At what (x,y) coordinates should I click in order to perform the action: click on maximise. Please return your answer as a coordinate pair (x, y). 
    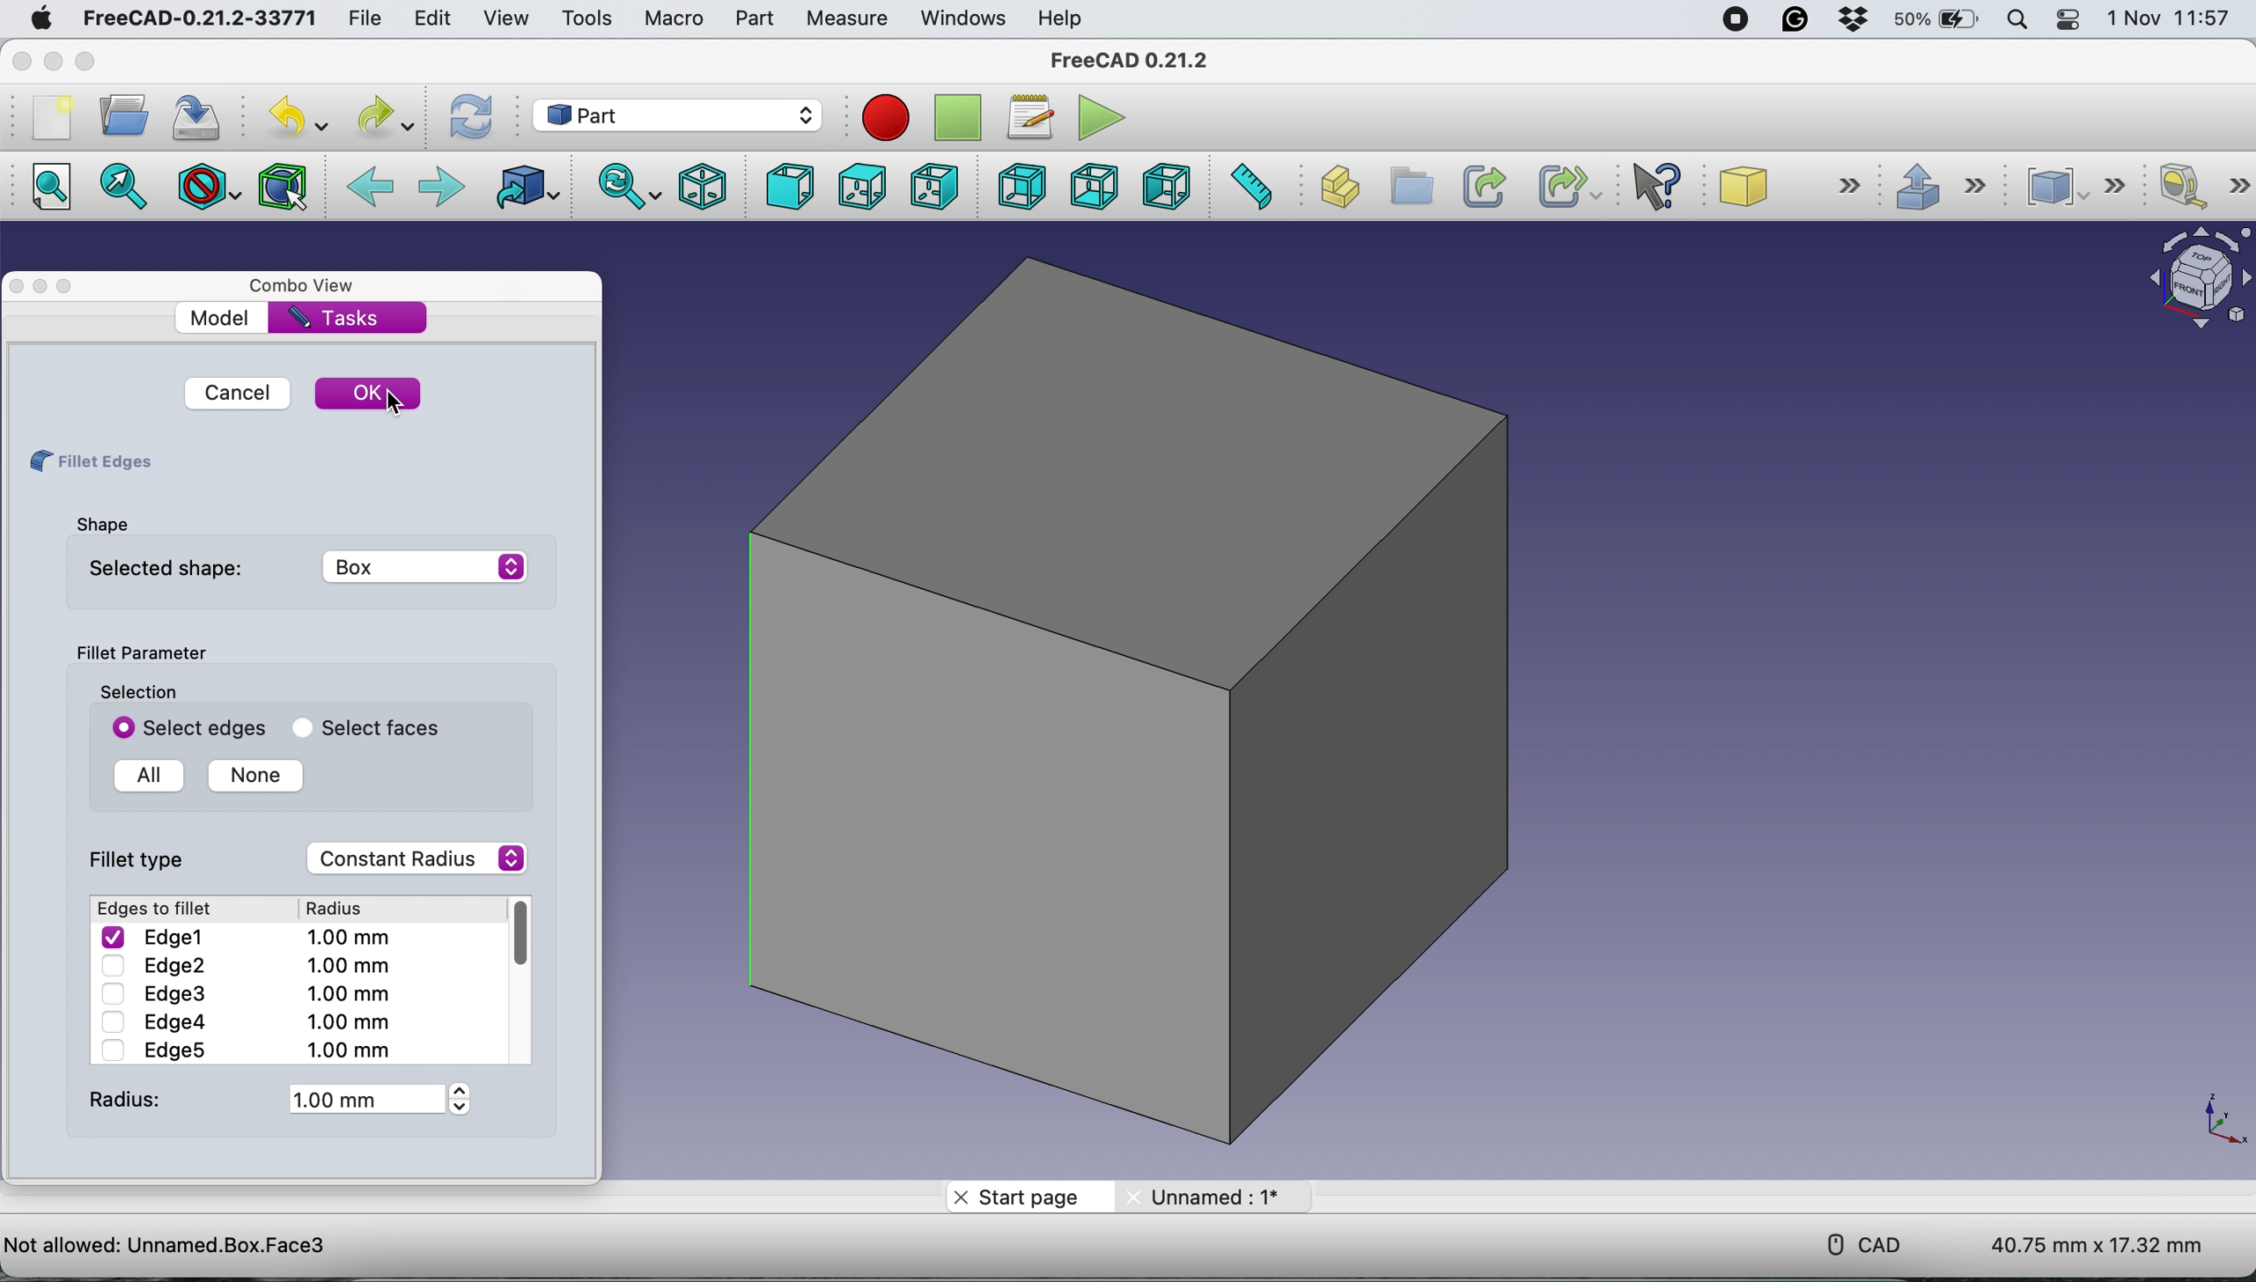
    Looking at the image, I should click on (71, 284).